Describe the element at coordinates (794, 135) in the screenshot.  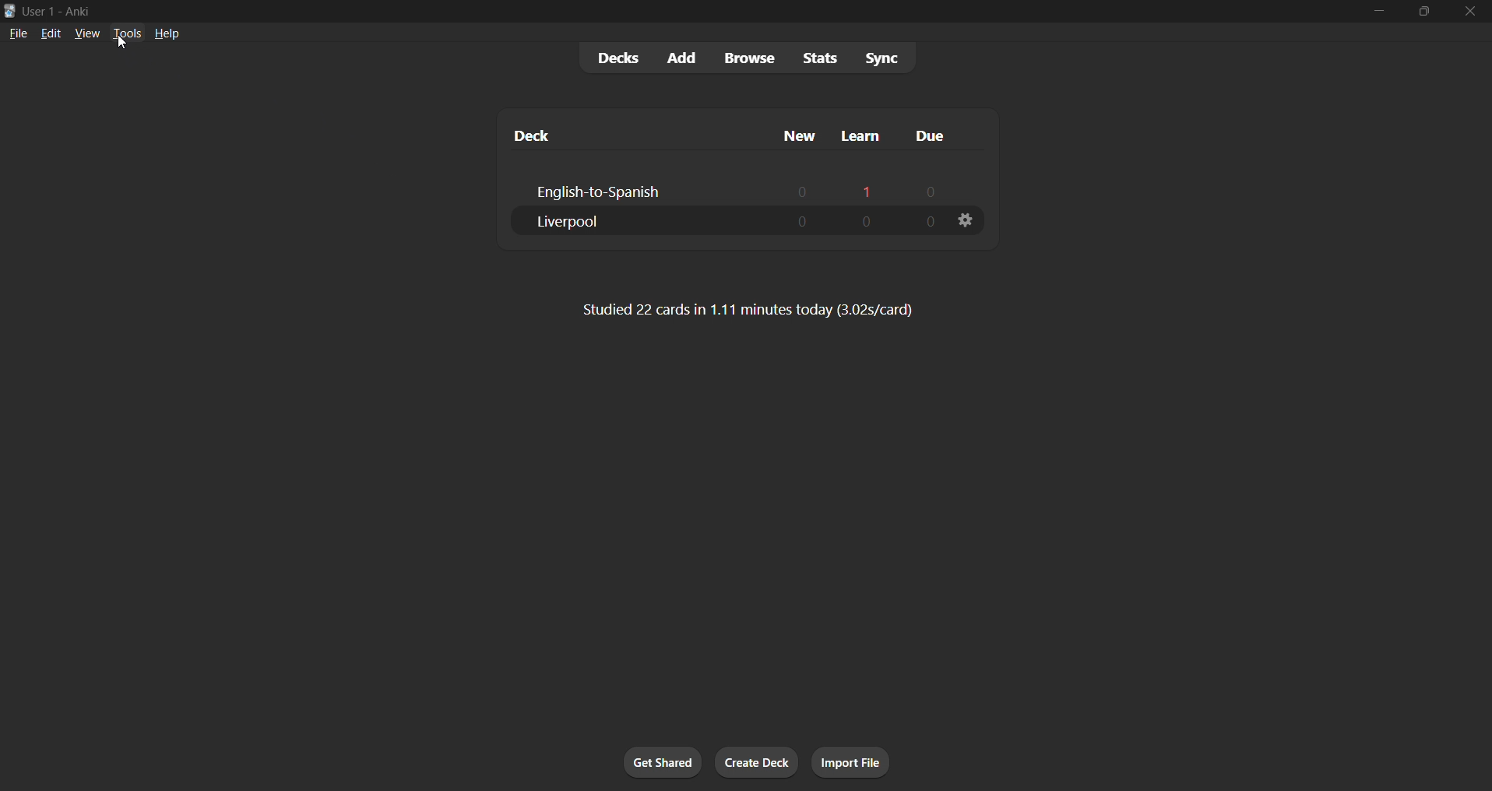
I see `new column` at that location.